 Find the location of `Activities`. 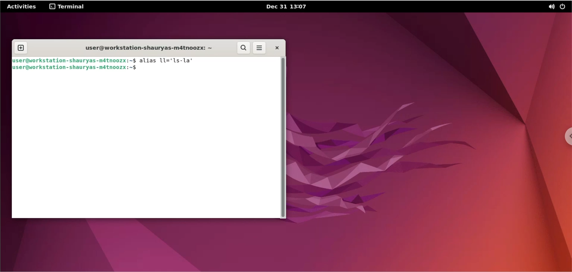

Activities is located at coordinates (22, 7).